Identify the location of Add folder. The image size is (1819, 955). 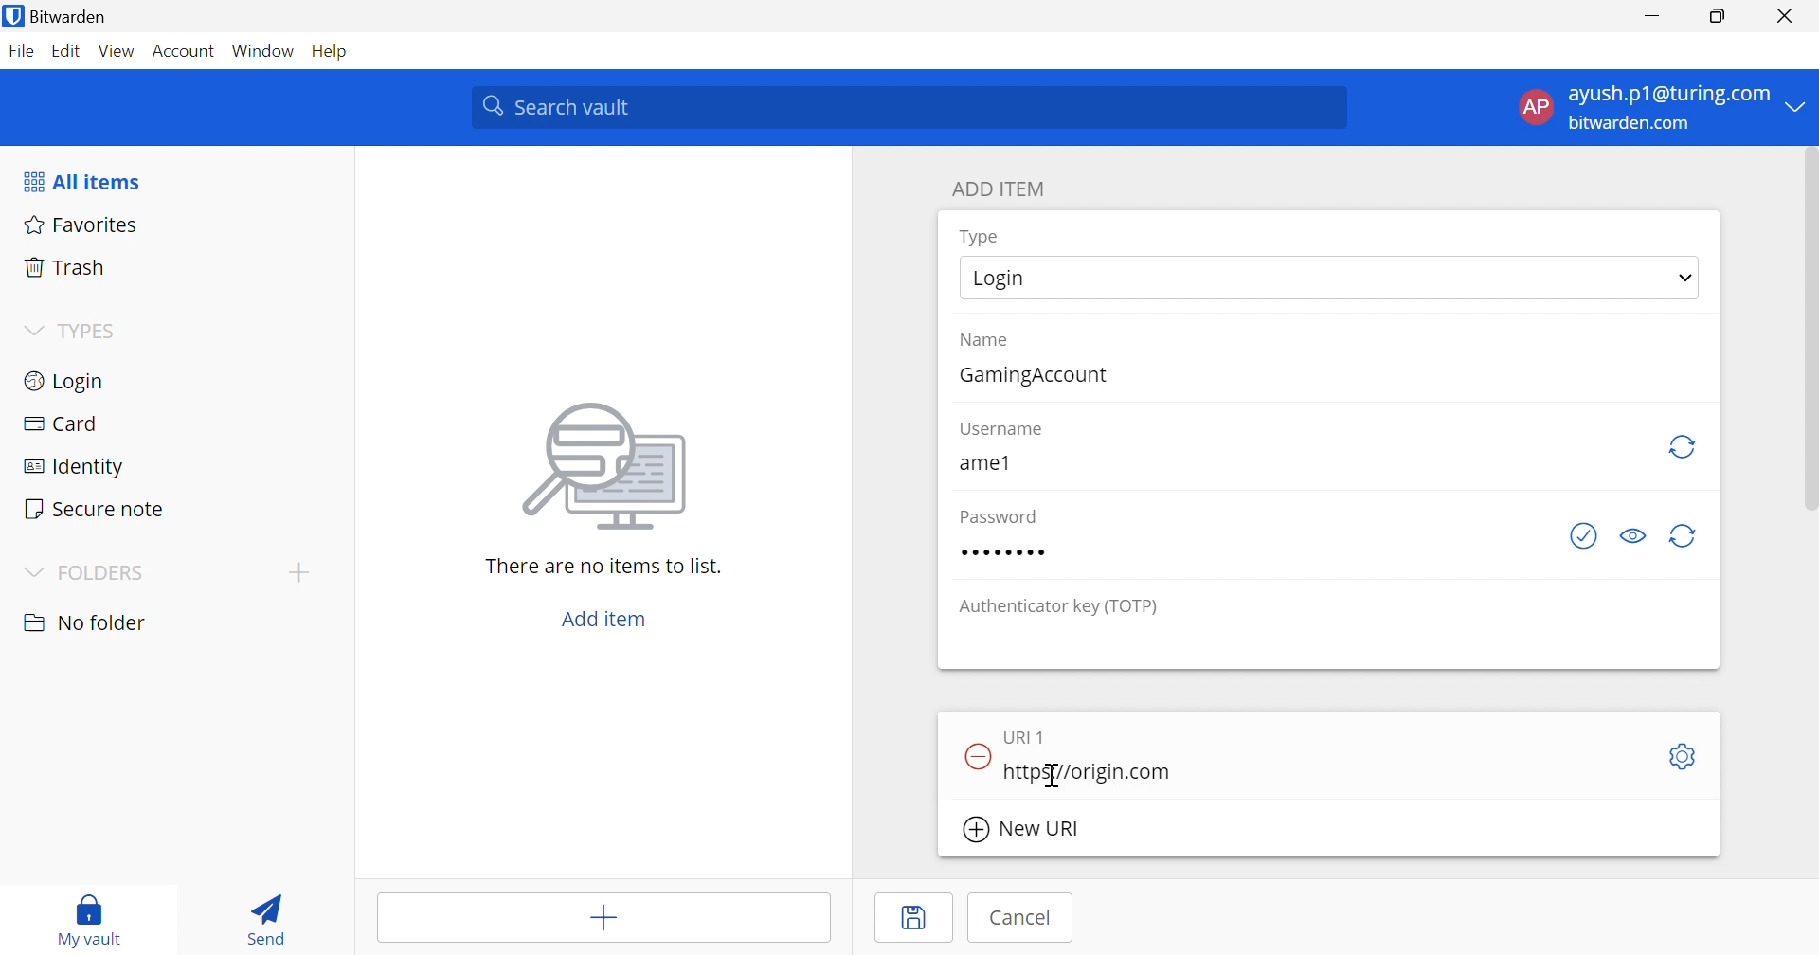
(304, 571).